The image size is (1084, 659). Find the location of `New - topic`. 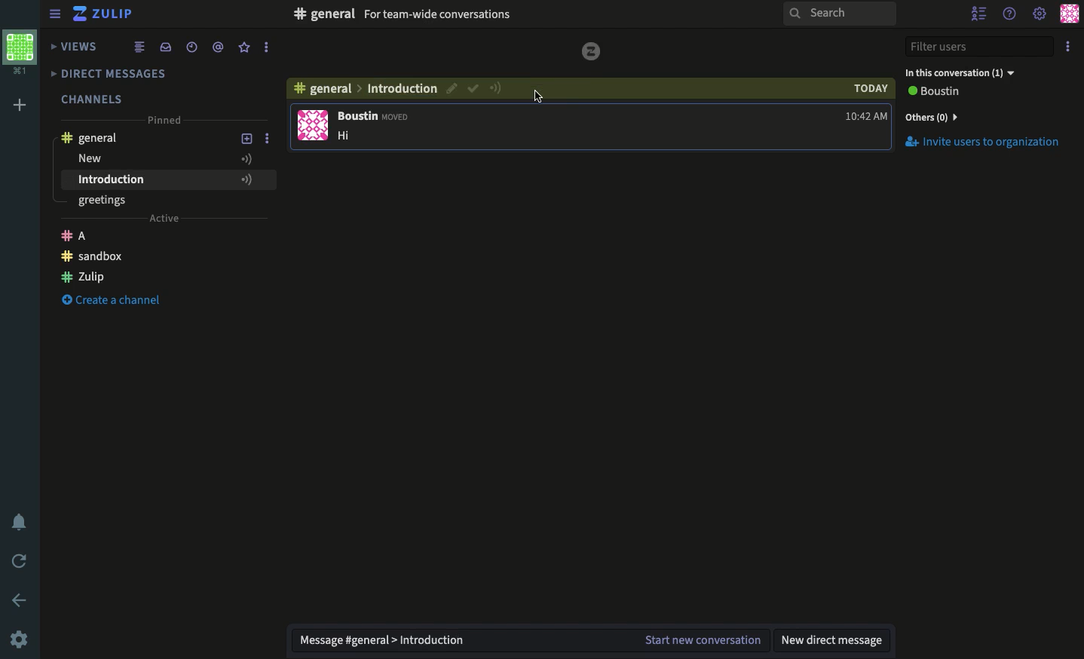

New - topic is located at coordinates (150, 159).